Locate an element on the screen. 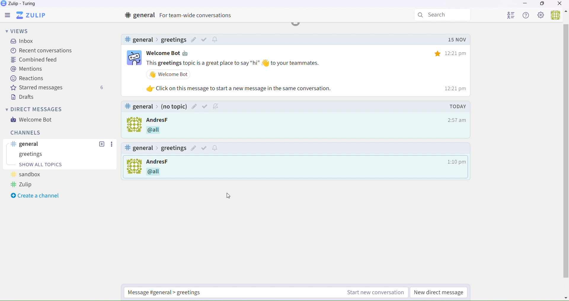  Users is located at coordinates (555, 15).